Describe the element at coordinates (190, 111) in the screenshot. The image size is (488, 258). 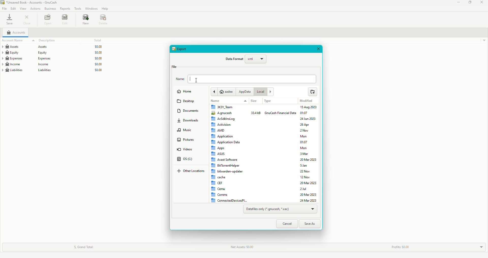
I see `Documents` at that location.